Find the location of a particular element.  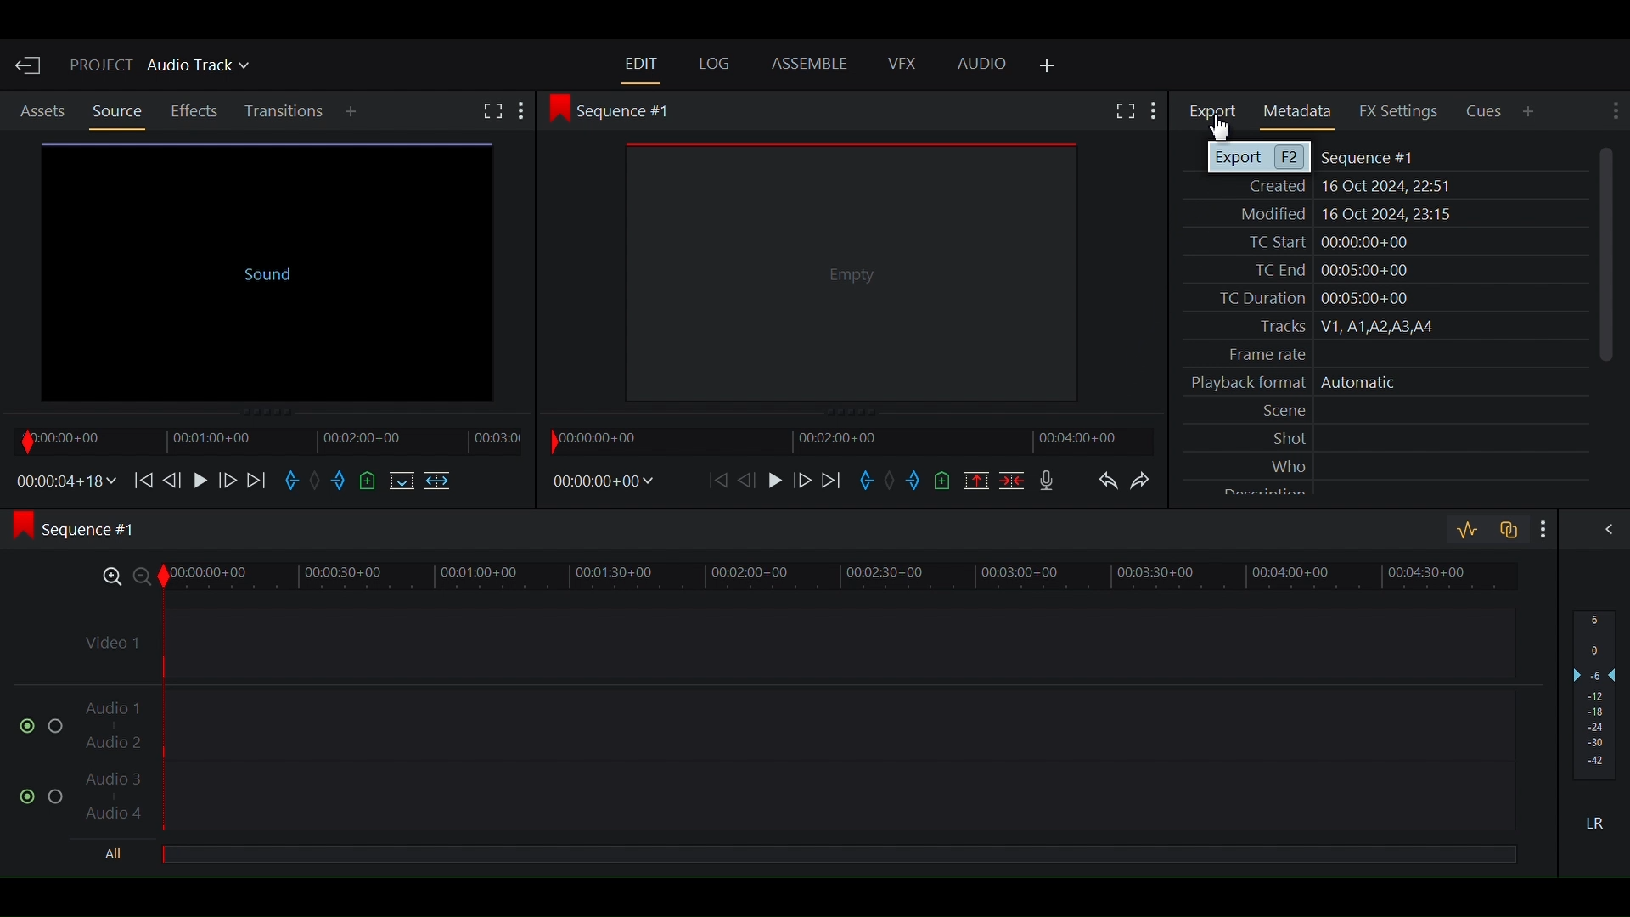

Timeline is located at coordinates (845, 440).